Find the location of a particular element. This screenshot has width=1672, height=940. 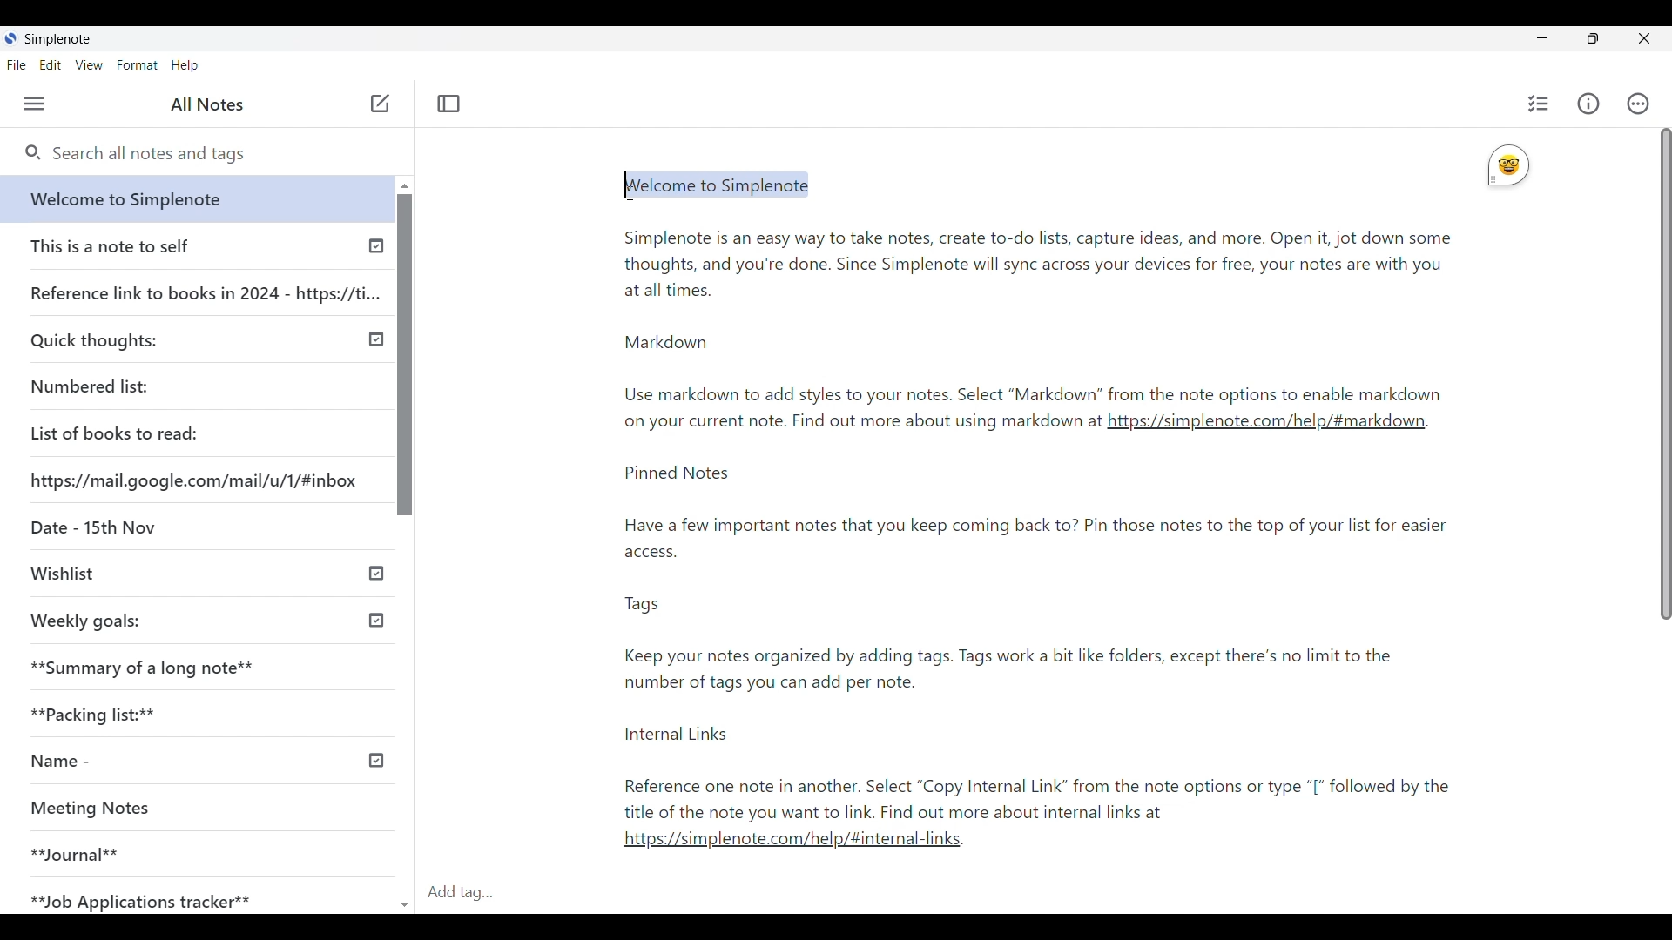

link is located at coordinates (1266, 426).